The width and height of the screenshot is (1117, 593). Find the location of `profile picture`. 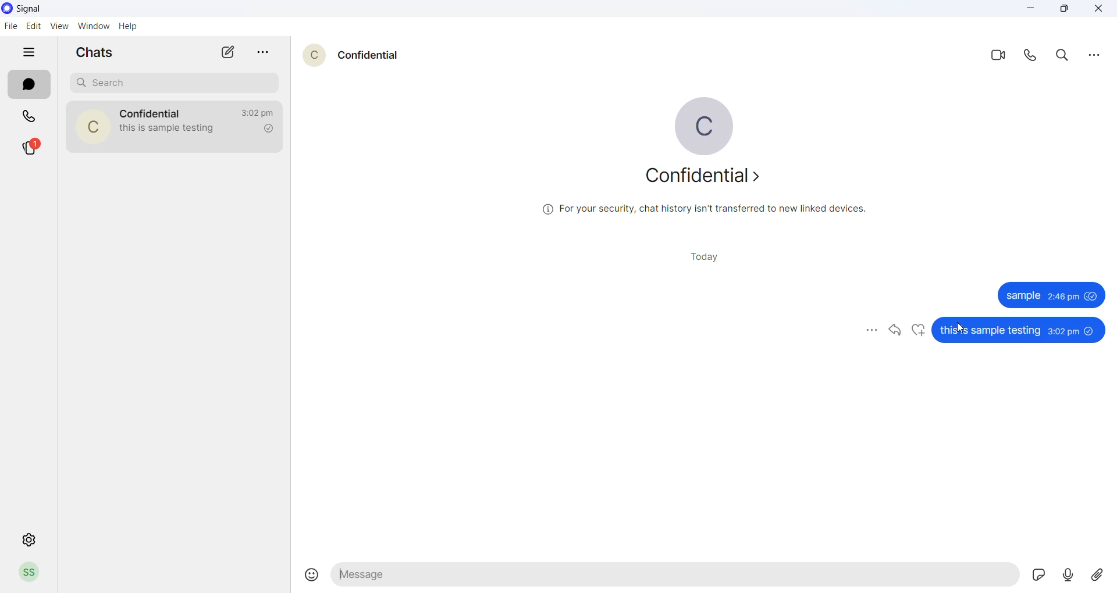

profile picture is located at coordinates (706, 124).